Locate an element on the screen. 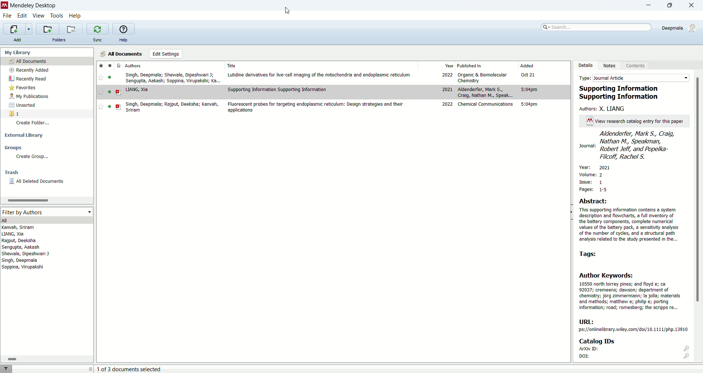  mendeley desktop is located at coordinates (33, 5).